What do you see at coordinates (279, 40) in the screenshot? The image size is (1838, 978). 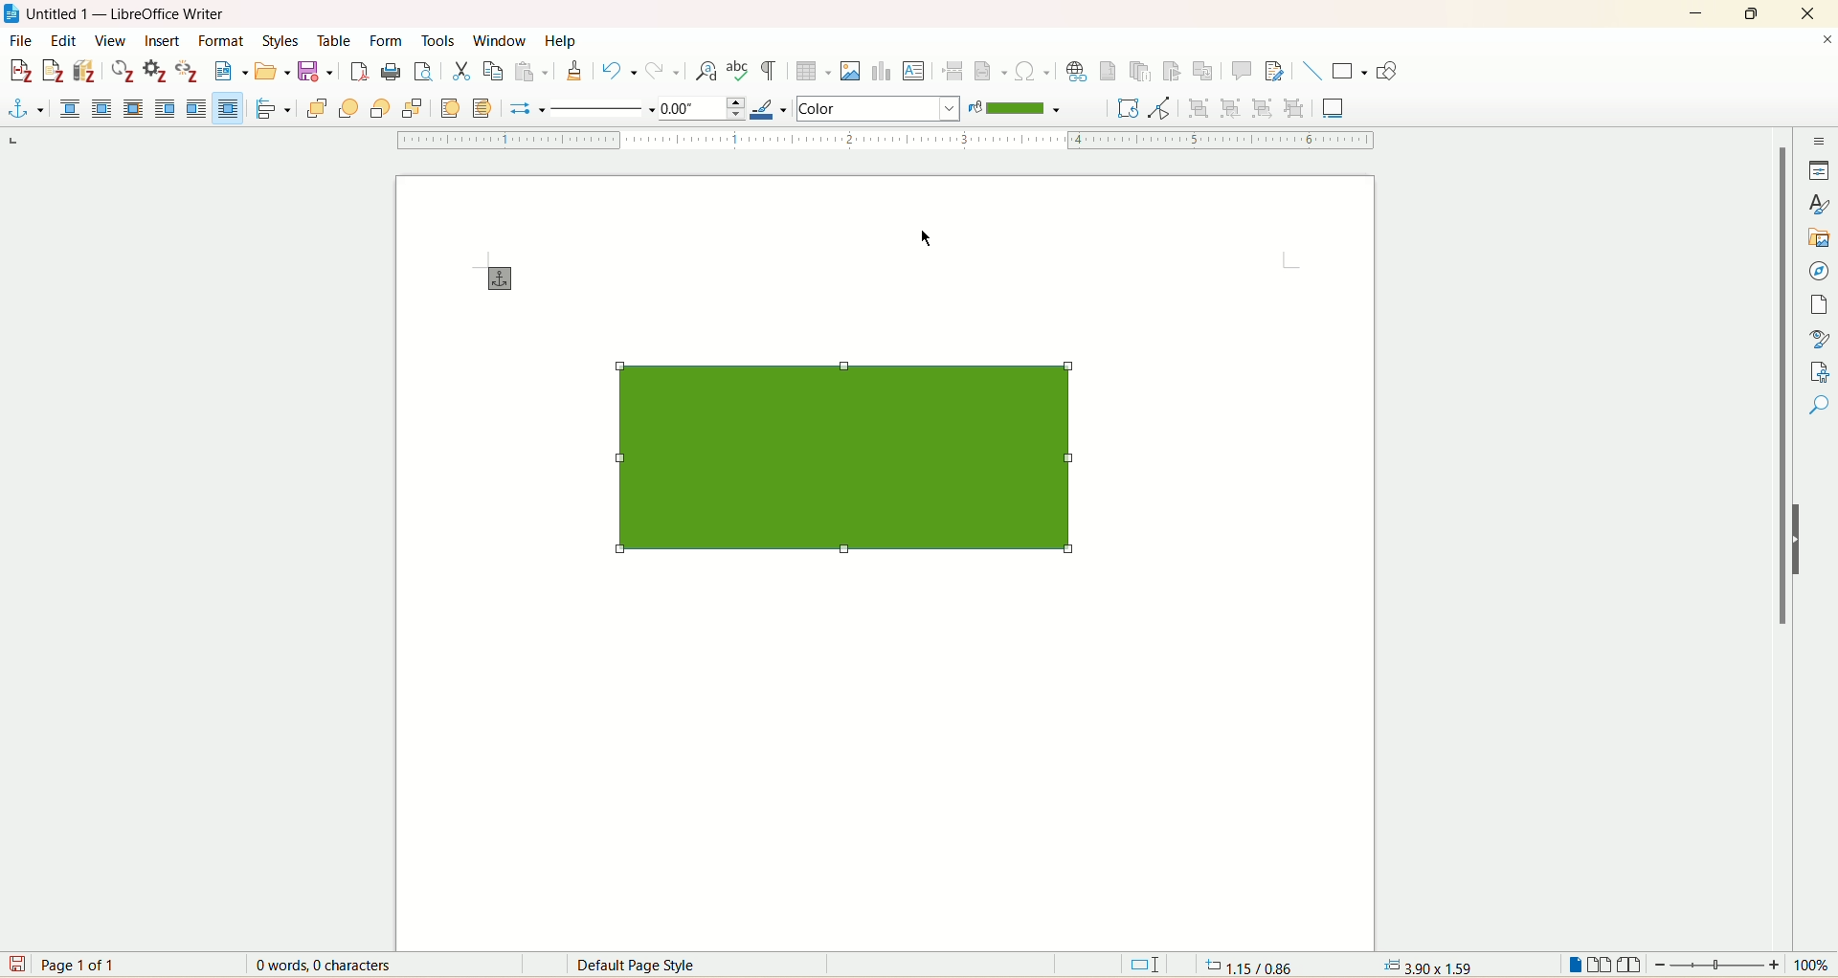 I see `styles` at bounding box center [279, 40].